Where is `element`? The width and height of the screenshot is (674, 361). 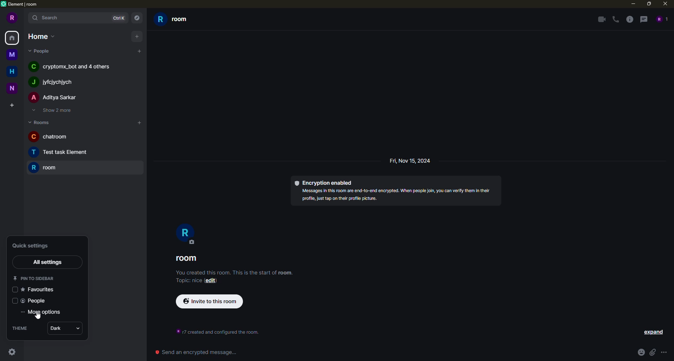
element is located at coordinates (20, 5).